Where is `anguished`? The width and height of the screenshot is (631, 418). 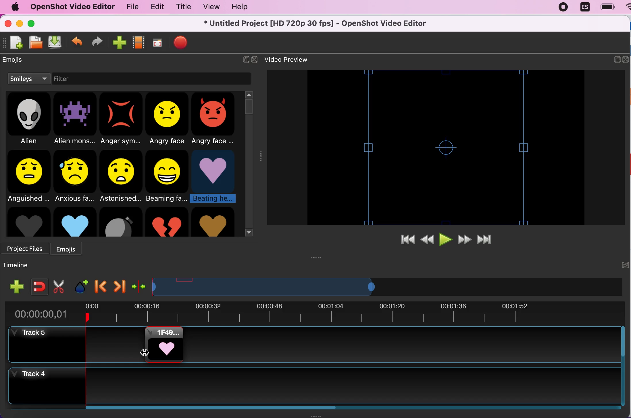 anguished is located at coordinates (28, 176).